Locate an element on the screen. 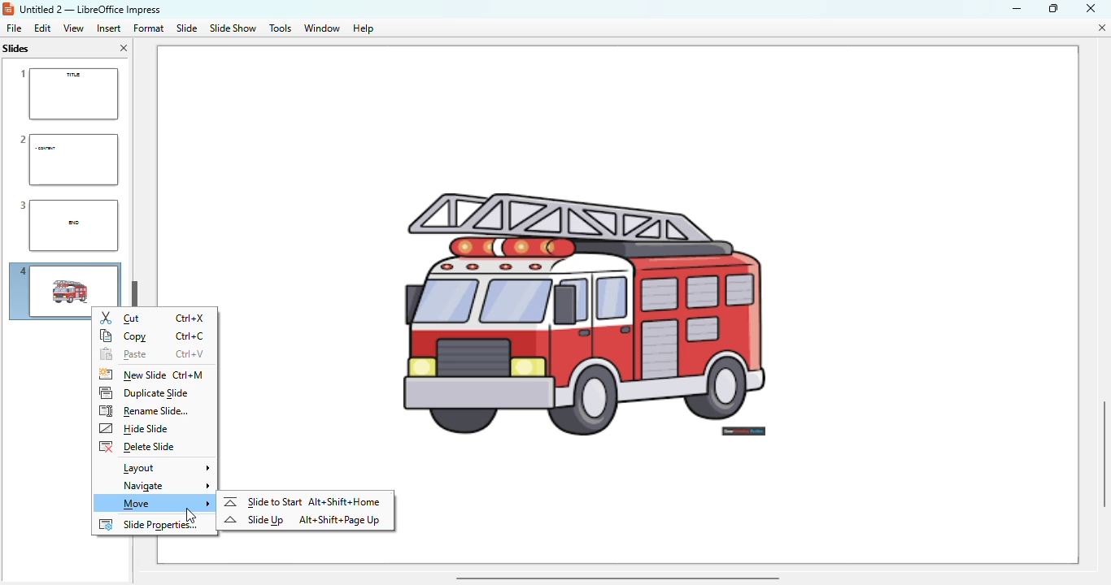 This screenshot has width=1111, height=585. shortcut for copy is located at coordinates (190, 336).